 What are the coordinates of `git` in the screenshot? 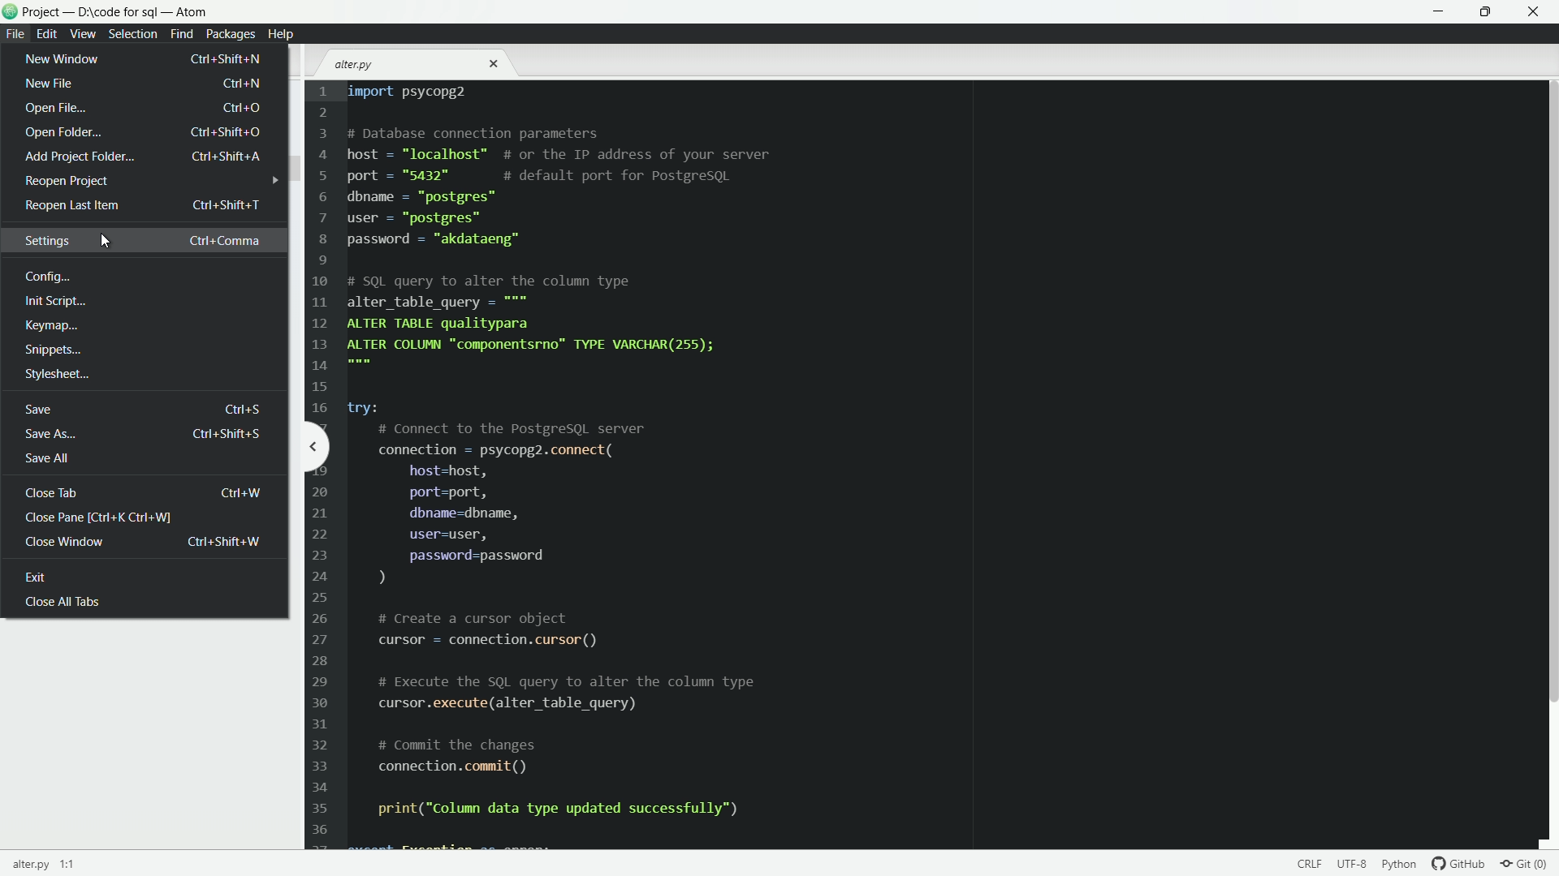 It's located at (1530, 863).